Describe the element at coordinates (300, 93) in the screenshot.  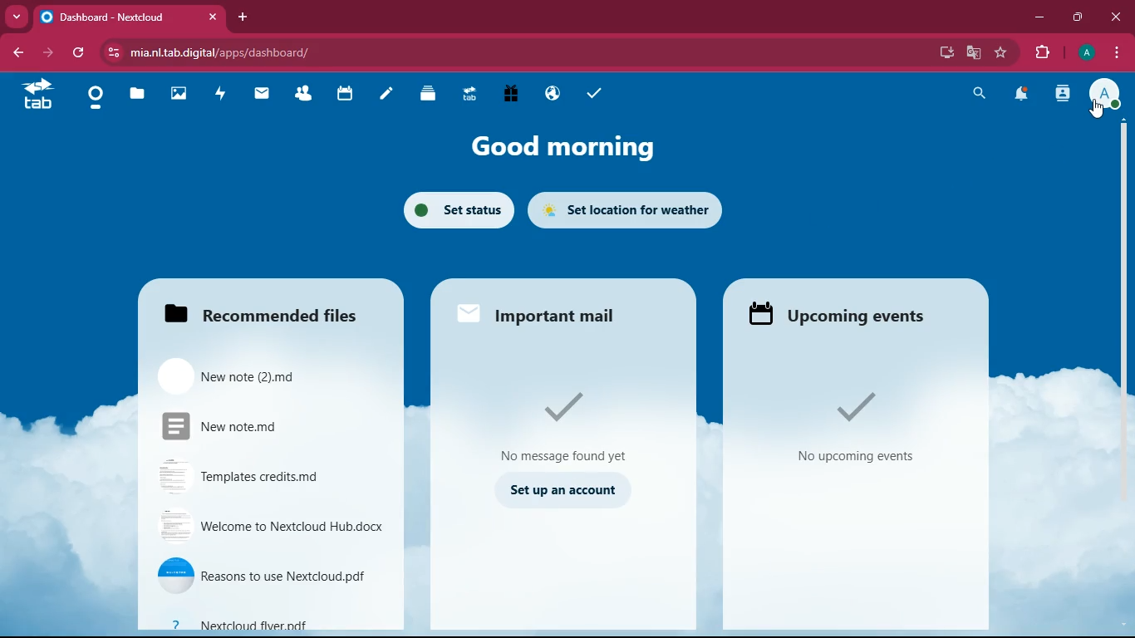
I see `friends` at that location.